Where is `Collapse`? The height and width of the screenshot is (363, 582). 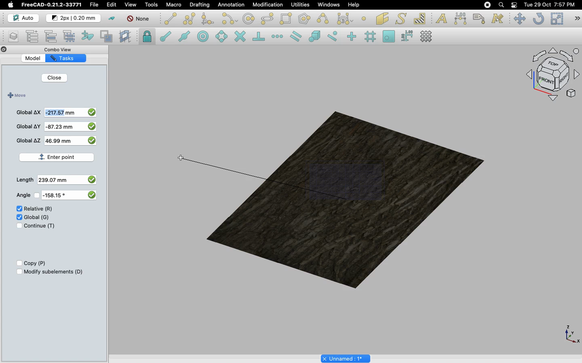 Collapse is located at coordinates (12, 50).